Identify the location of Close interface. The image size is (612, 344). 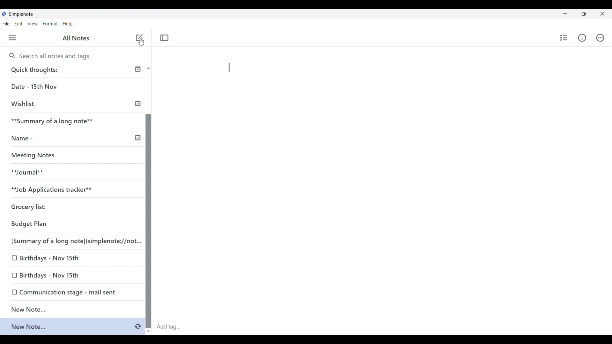
(602, 14).